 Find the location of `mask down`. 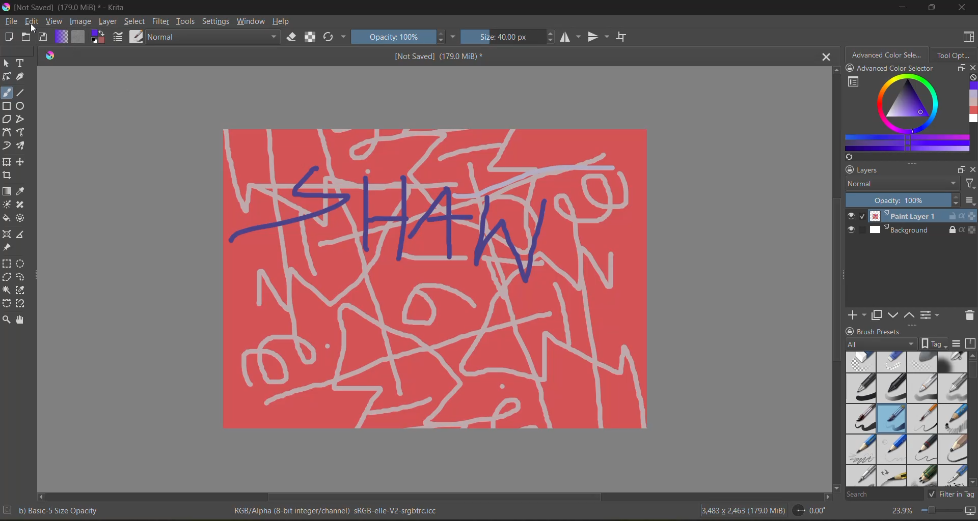

mask down is located at coordinates (895, 315).